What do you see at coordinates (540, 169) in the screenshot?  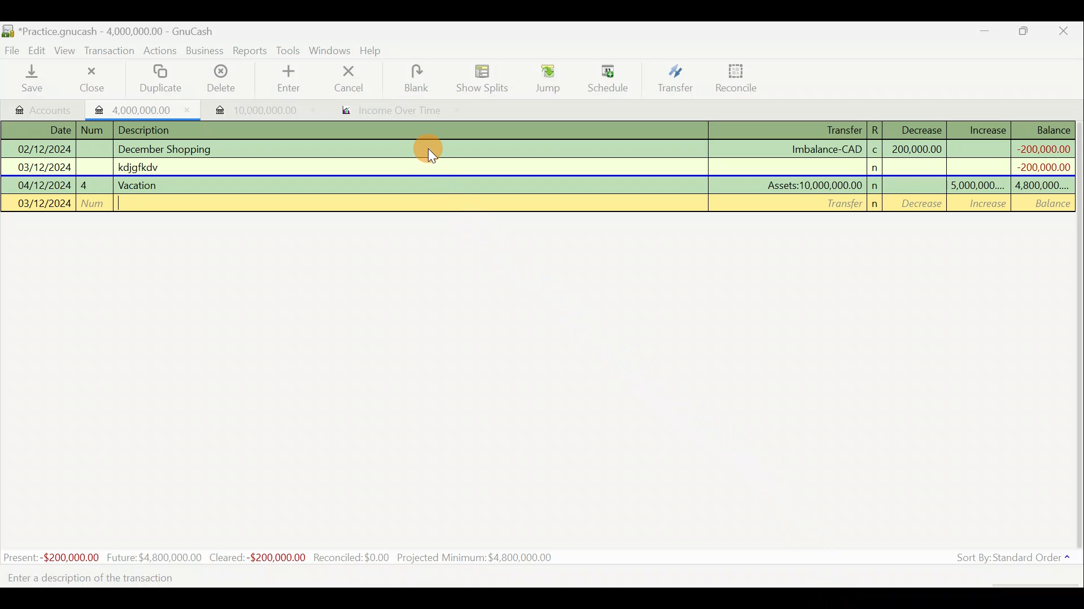 I see `Lines of transactions` at bounding box center [540, 169].